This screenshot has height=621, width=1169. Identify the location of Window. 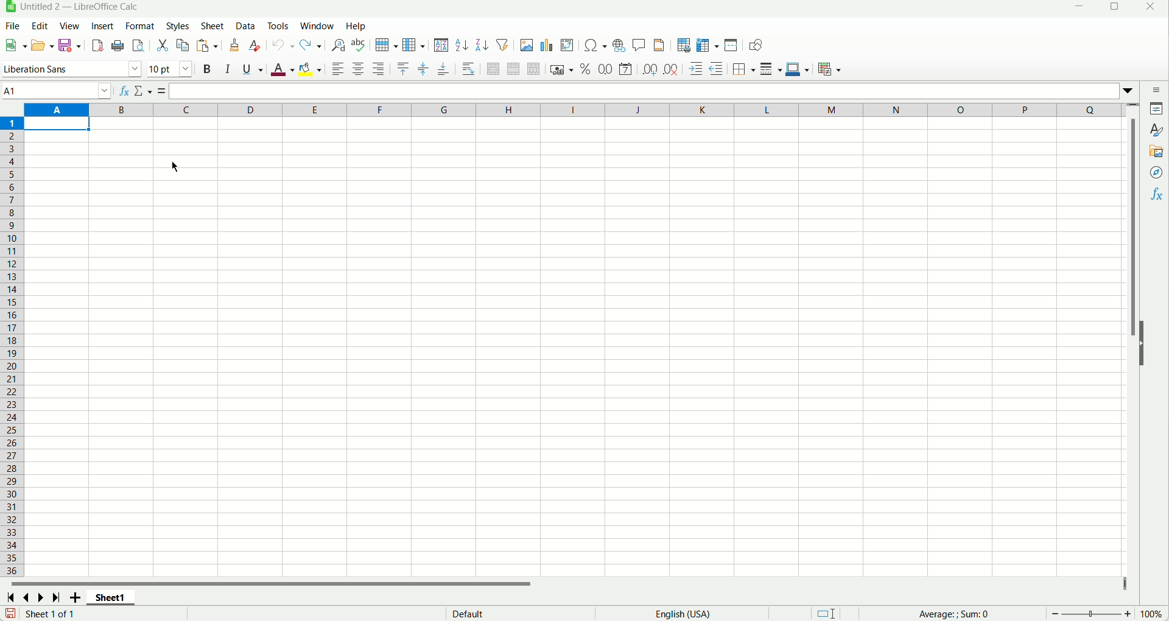
(317, 26).